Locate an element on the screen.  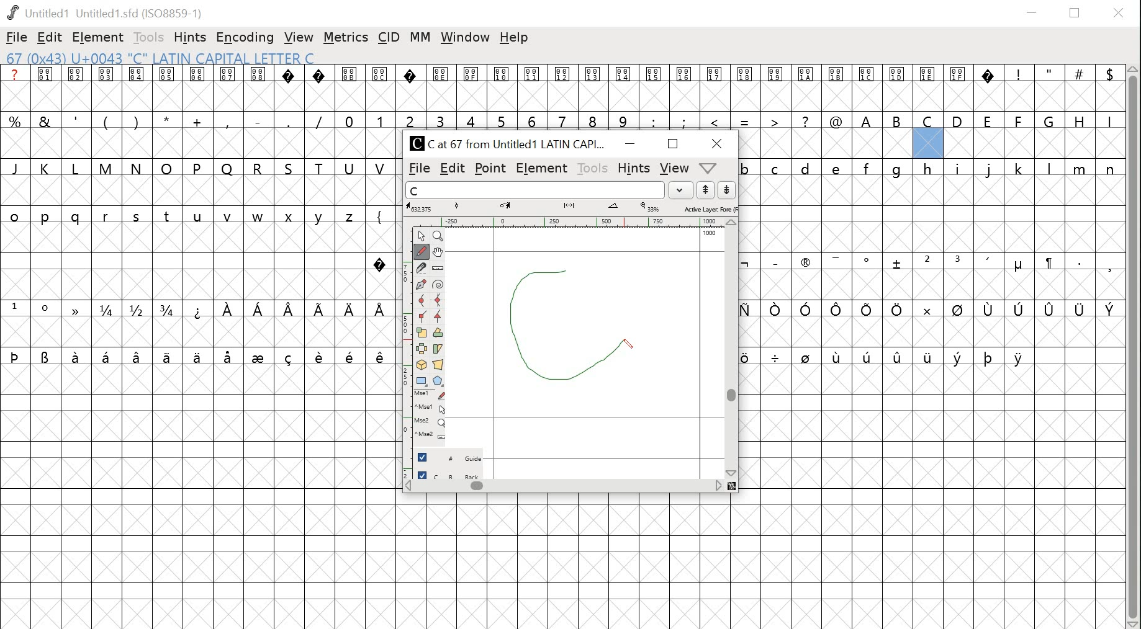
skew is located at coordinates (440, 349).